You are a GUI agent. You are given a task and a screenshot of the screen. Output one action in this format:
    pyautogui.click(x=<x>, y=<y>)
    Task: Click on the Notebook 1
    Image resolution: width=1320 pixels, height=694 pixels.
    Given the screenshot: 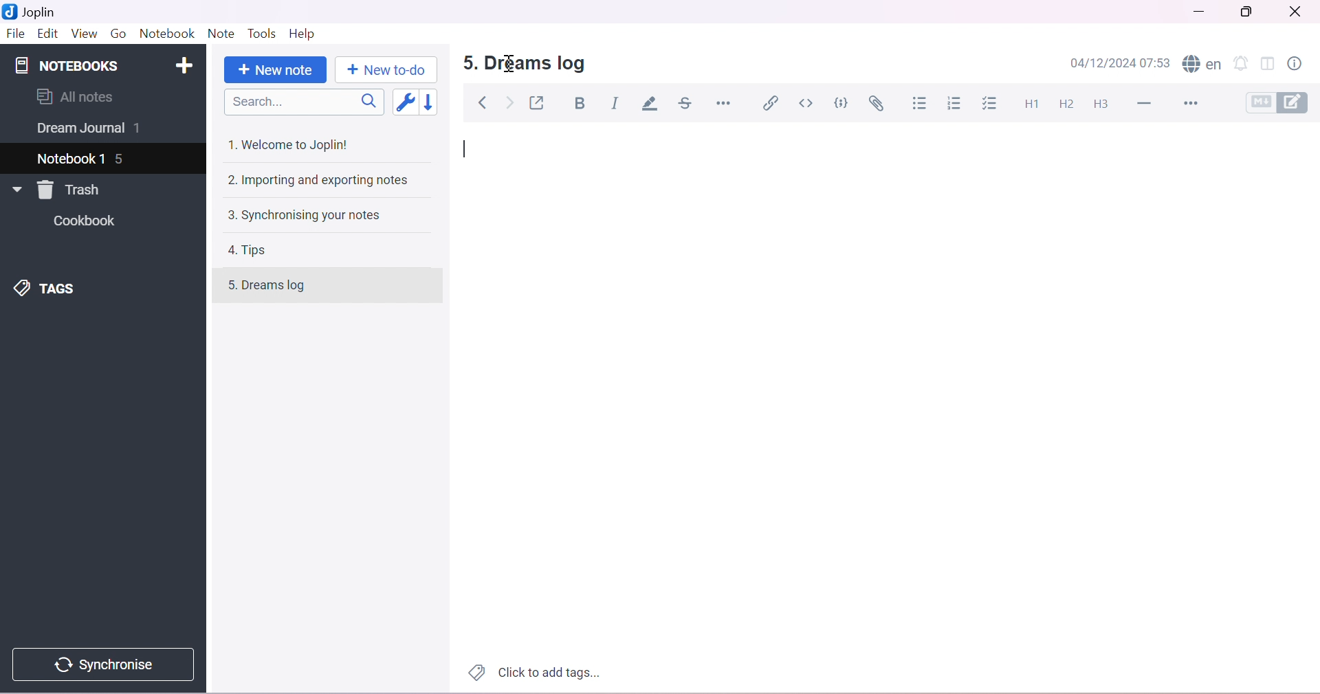 What is the action you would take?
    pyautogui.click(x=72, y=157)
    